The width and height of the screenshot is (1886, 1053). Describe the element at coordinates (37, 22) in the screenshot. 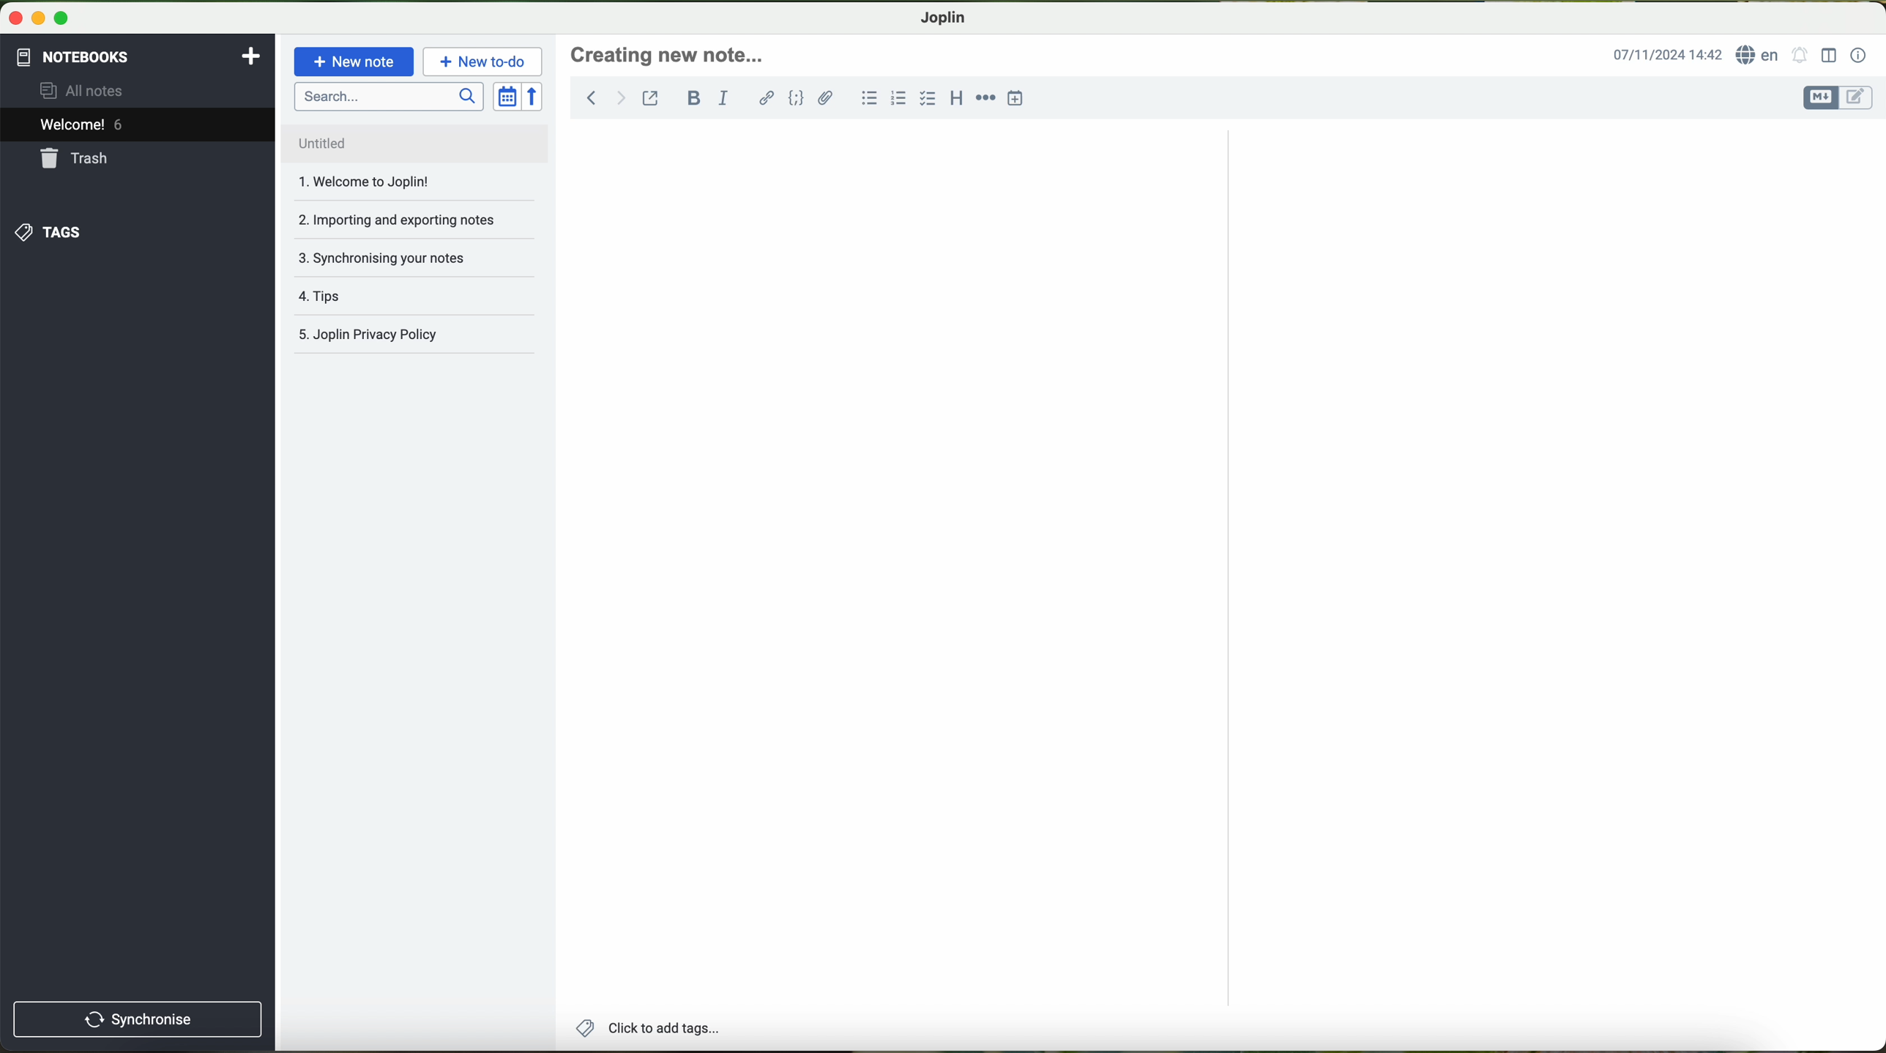

I see `minimize` at that location.